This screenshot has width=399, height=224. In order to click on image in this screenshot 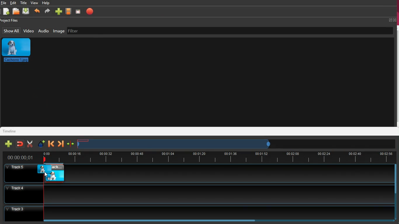, I will do `click(59, 32)`.